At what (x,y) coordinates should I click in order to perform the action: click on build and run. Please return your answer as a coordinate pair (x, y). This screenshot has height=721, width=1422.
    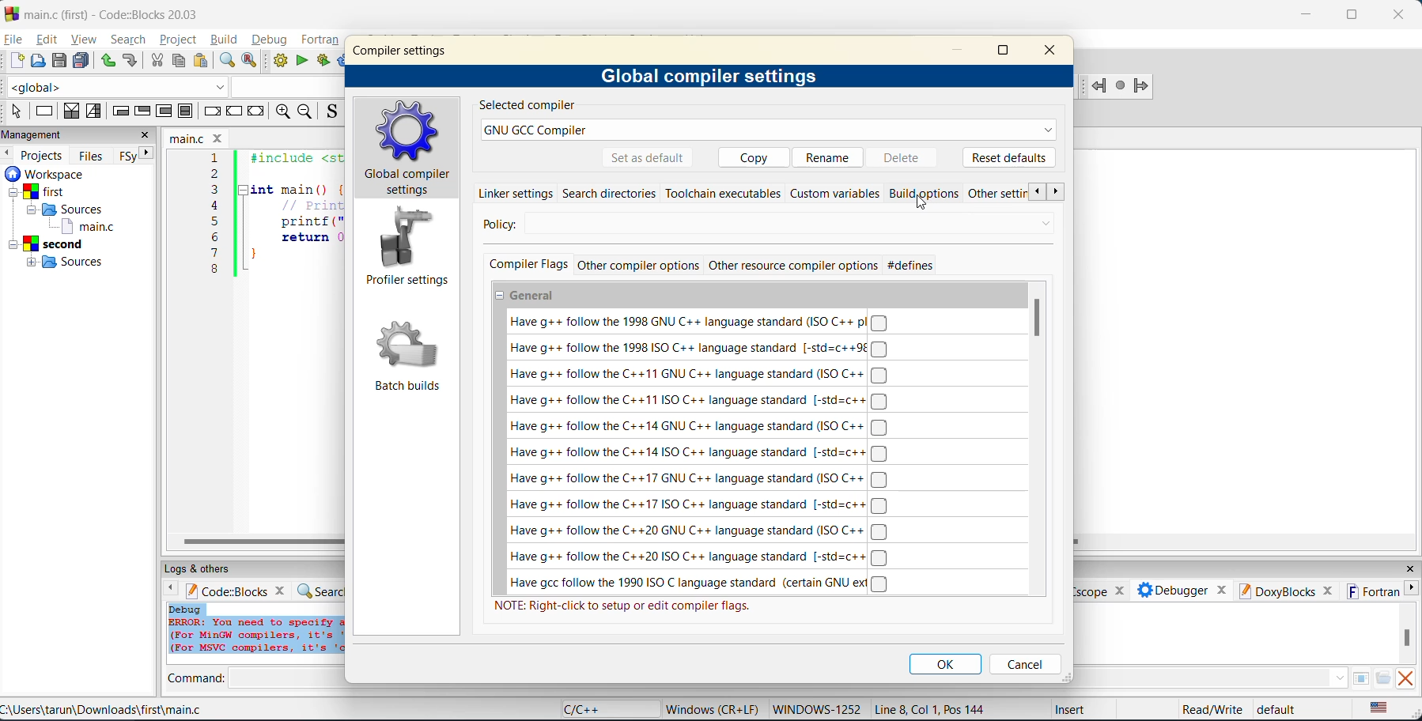
    Looking at the image, I should click on (324, 62).